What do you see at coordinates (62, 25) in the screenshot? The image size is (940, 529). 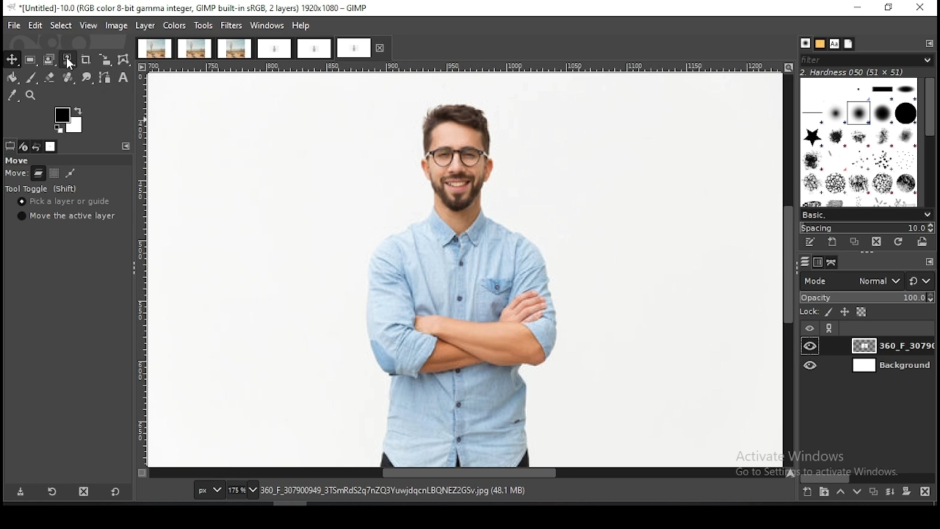 I see `select` at bounding box center [62, 25].